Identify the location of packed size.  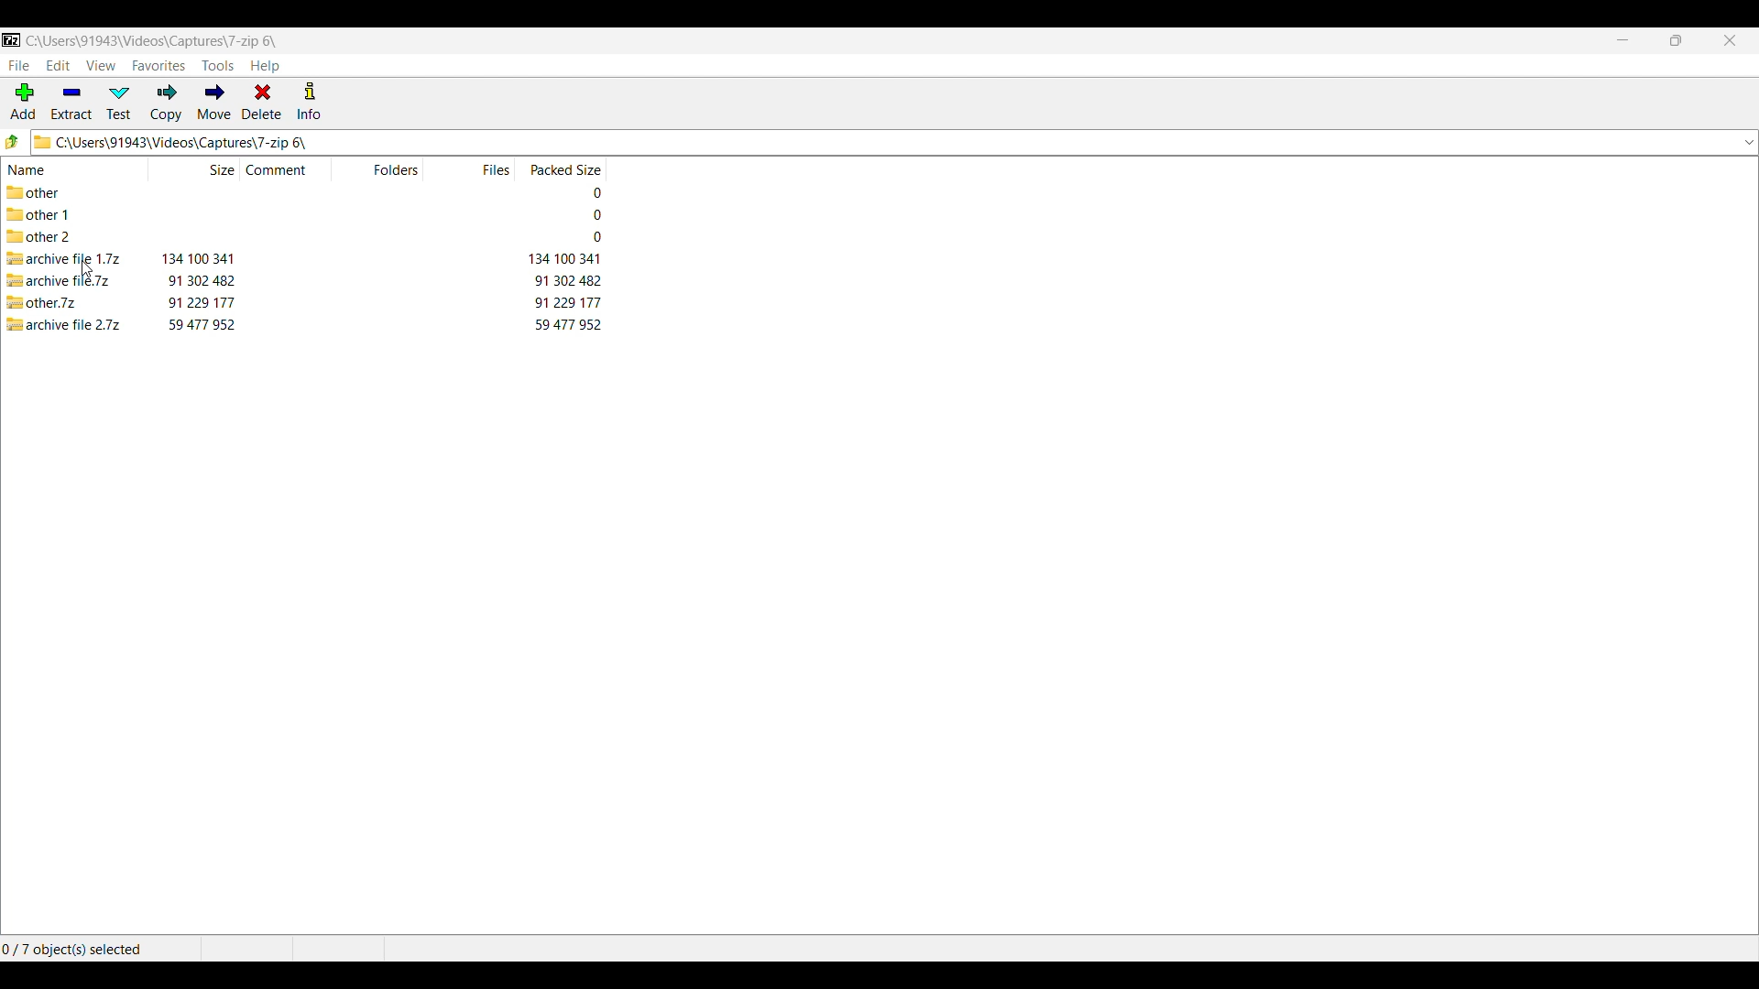
(568, 301).